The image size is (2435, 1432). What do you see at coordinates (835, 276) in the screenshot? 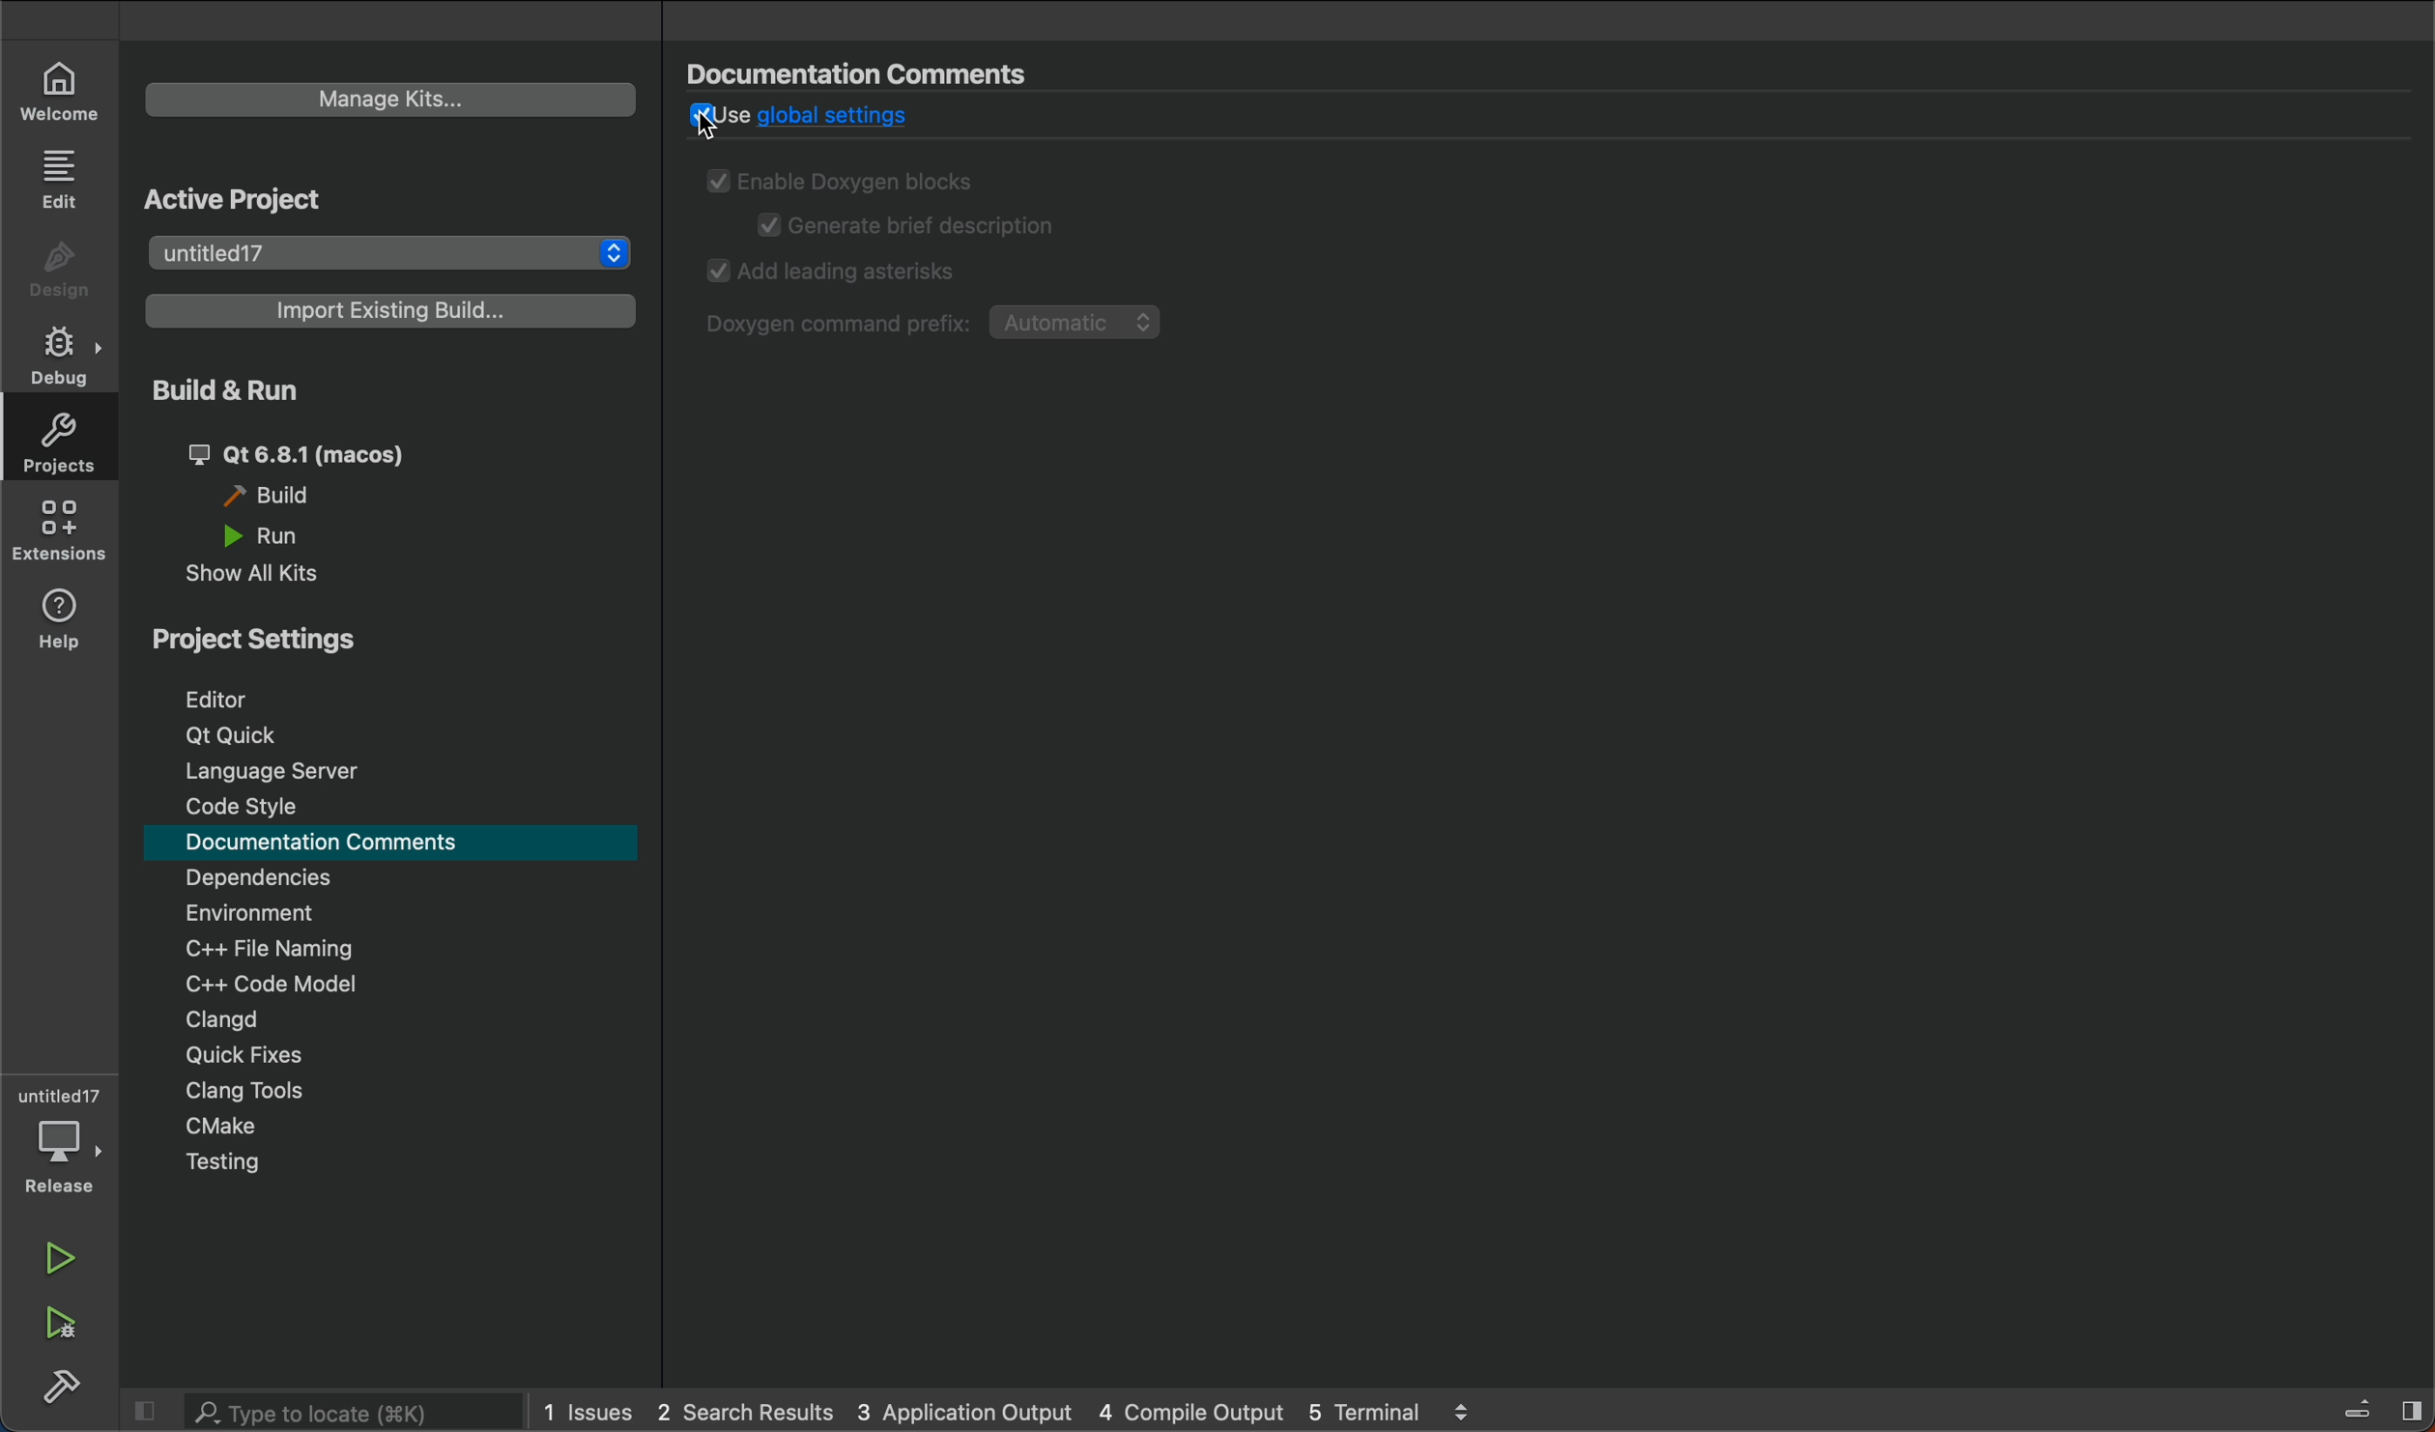
I see `add astricks` at bounding box center [835, 276].